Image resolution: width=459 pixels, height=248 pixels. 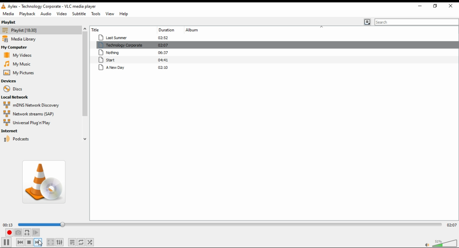 What do you see at coordinates (452, 225) in the screenshot?
I see `total/remaining time` at bounding box center [452, 225].